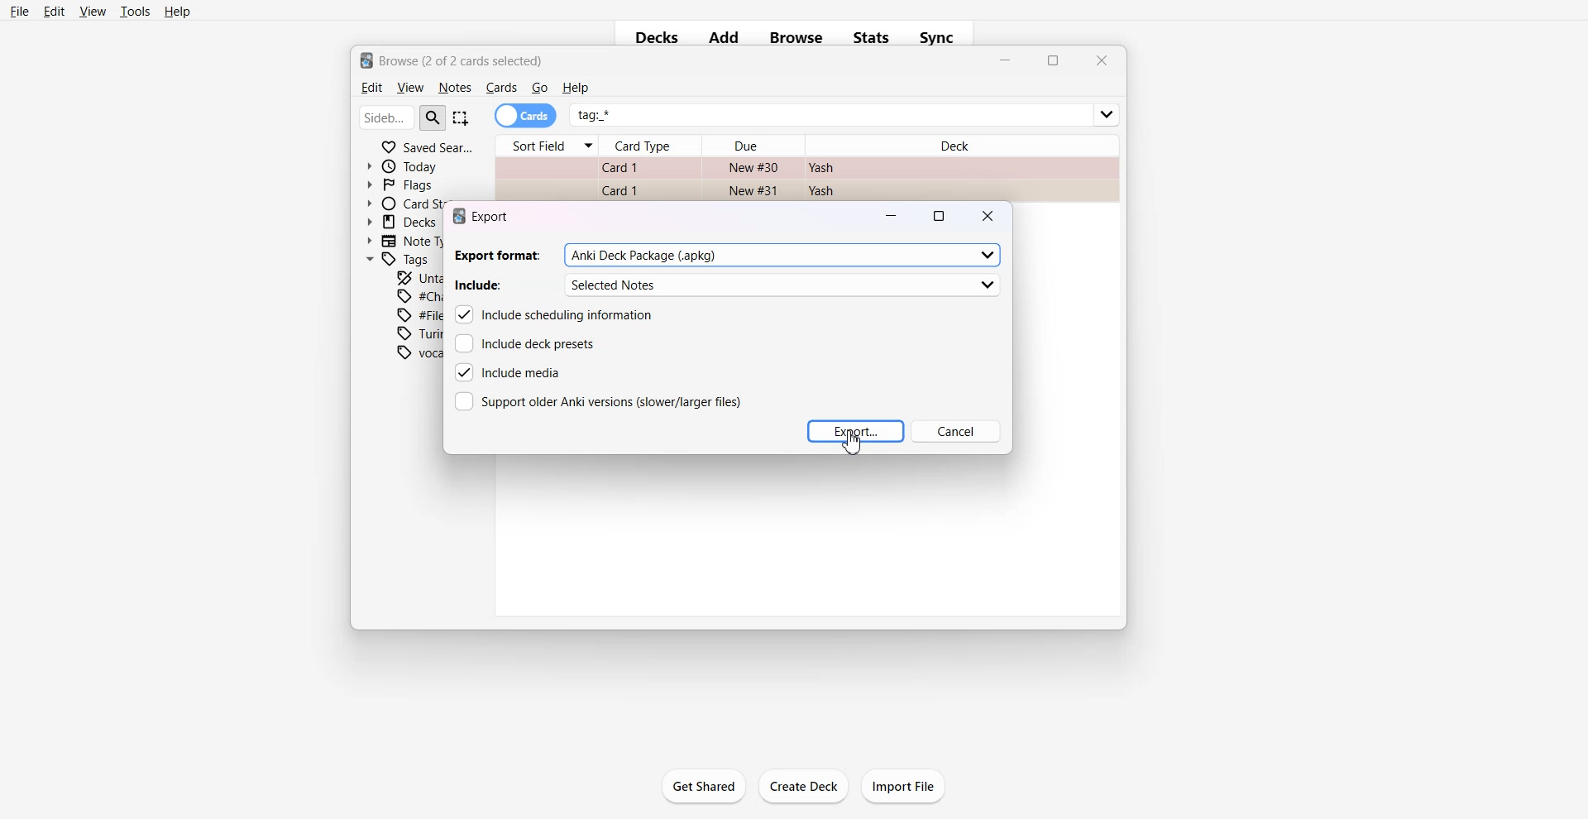 This screenshot has height=819, width=1588. I want to click on Cards, so click(501, 88).